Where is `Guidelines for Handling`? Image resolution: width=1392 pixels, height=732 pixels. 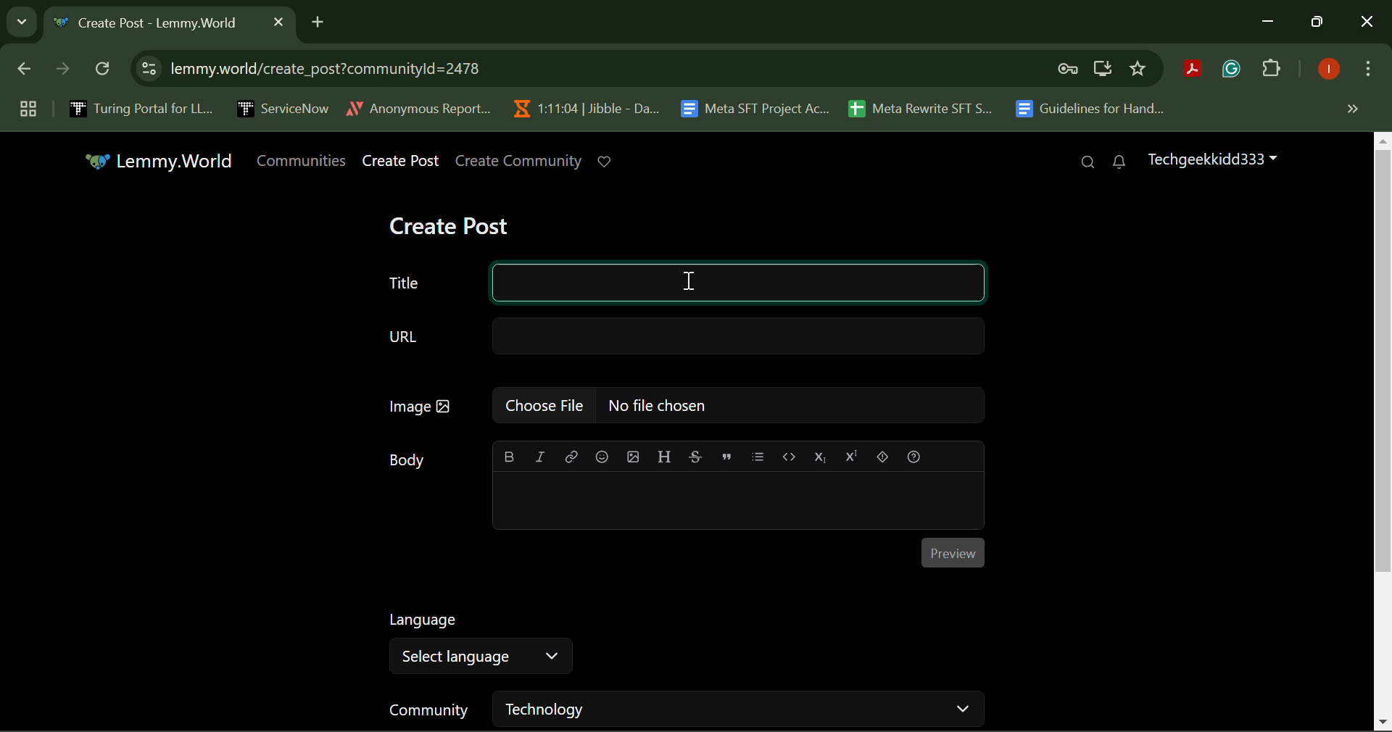
Guidelines for Handling is located at coordinates (1092, 109).